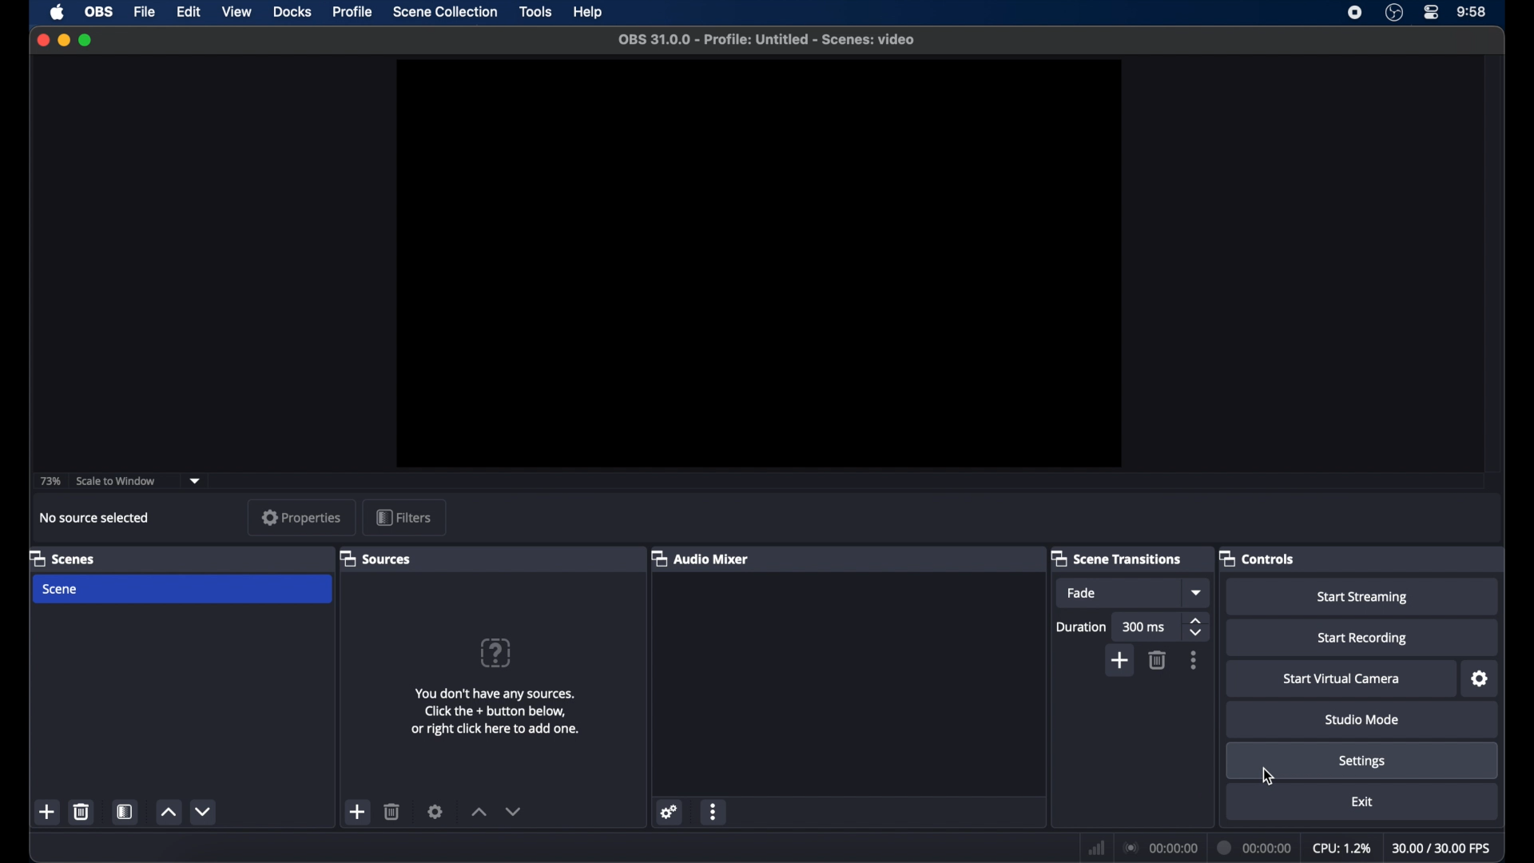  Describe the element at coordinates (435, 812) in the screenshot. I see `settings` at that location.